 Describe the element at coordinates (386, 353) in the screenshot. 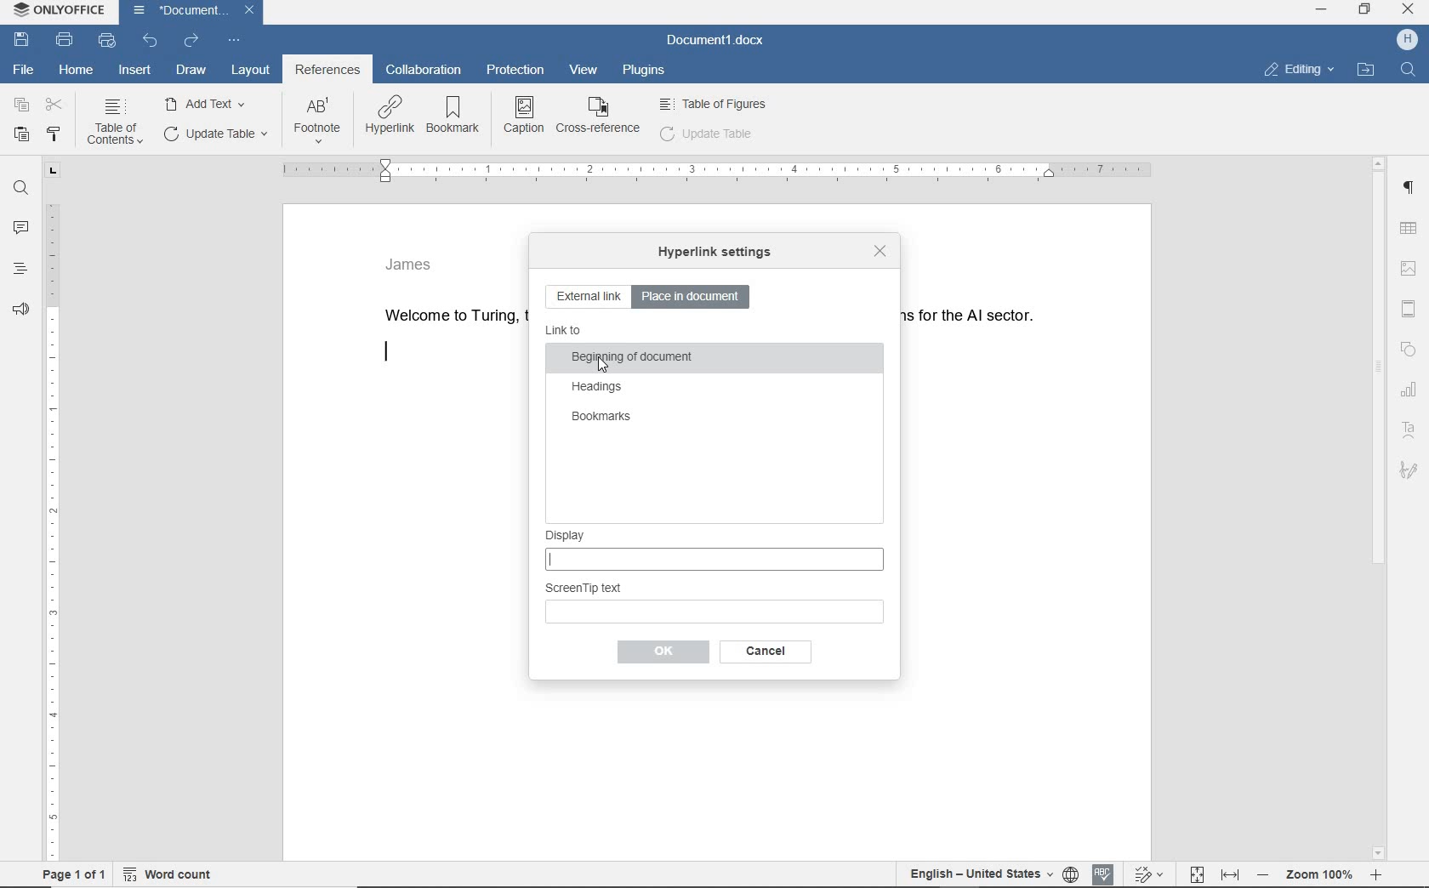

I see `editor line` at that location.